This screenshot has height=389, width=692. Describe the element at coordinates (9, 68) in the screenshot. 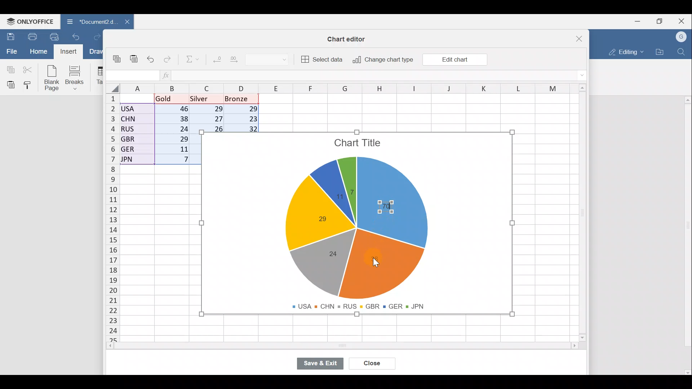

I see `Copy` at that location.